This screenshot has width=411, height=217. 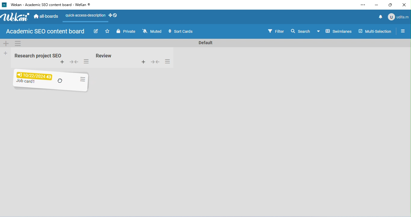 What do you see at coordinates (6, 43) in the screenshot?
I see `add swimelane` at bounding box center [6, 43].